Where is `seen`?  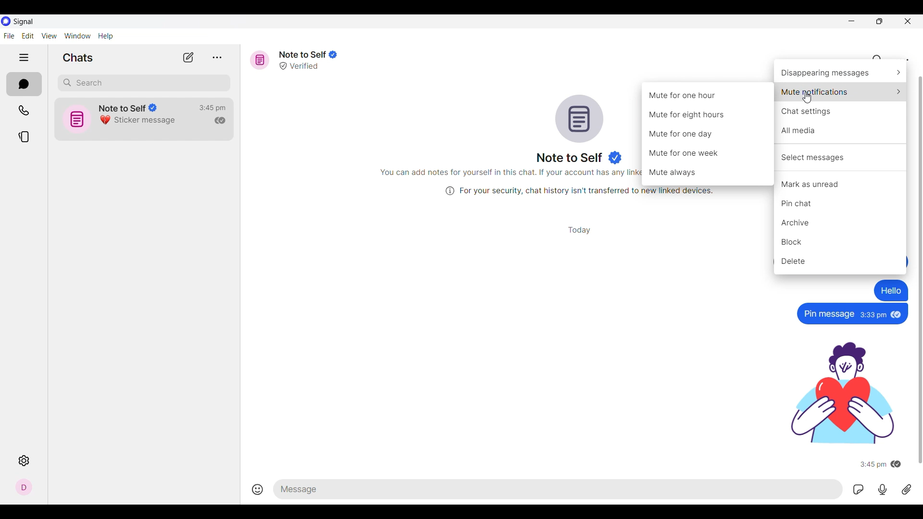
seen is located at coordinates (897, 465).